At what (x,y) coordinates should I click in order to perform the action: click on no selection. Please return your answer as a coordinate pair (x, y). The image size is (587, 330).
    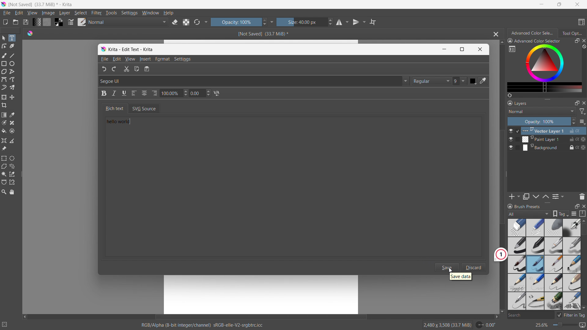
    Looking at the image, I should click on (7, 323).